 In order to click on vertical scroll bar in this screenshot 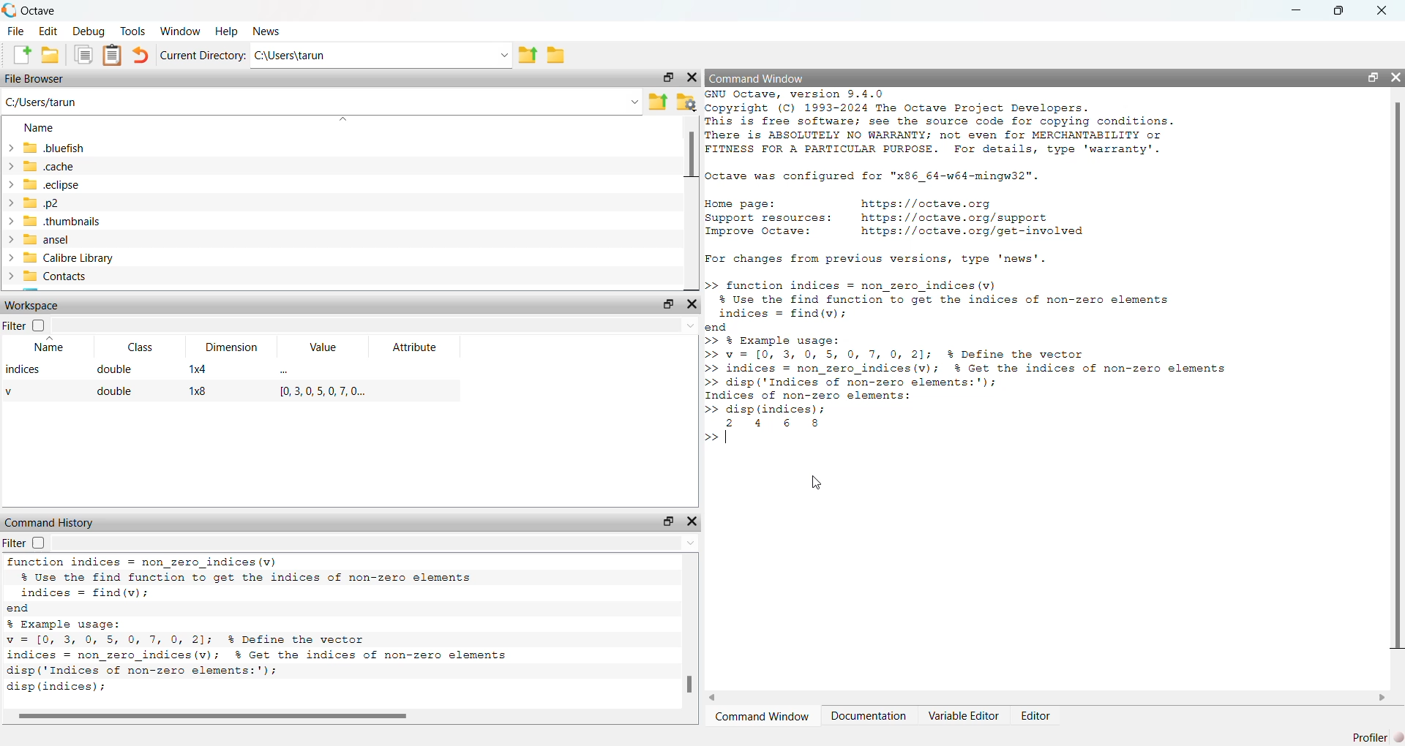, I will do `click(691, 202)`.